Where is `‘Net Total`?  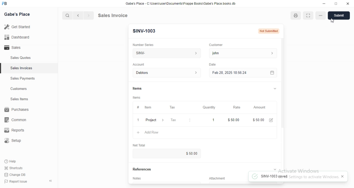
‘Net Total is located at coordinates (141, 144).